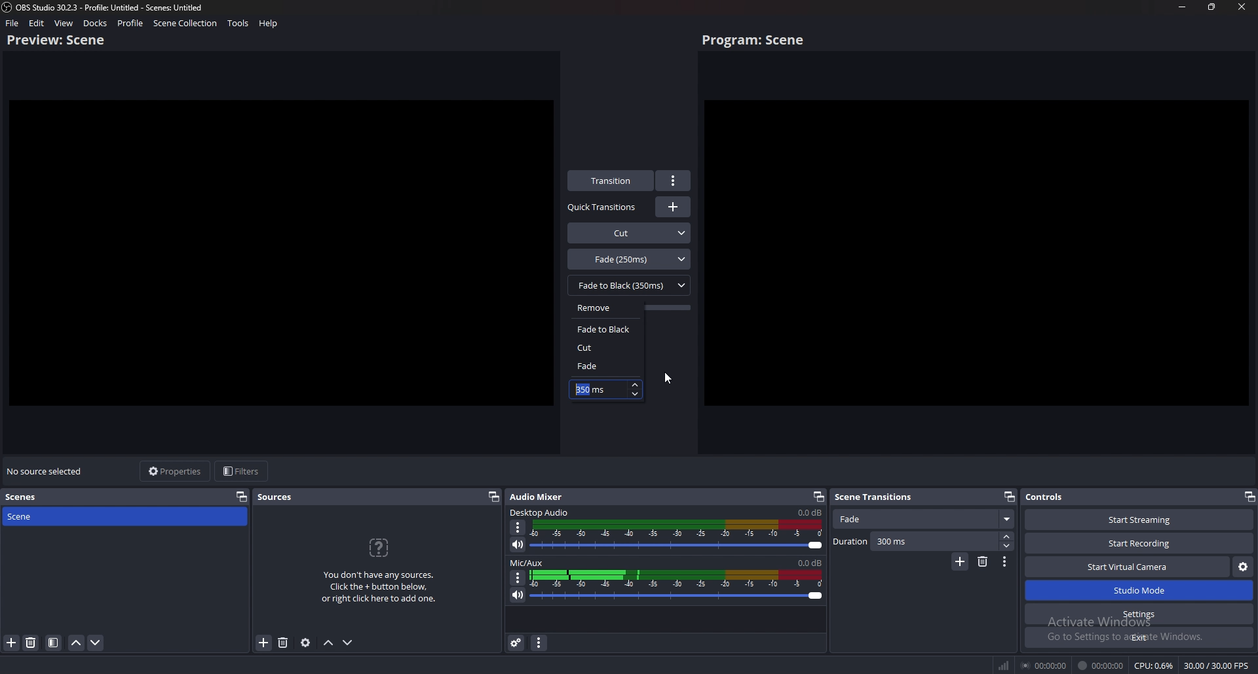 This screenshot has height=674, width=1258. I want to click on  00:00:00, so click(1101, 665).